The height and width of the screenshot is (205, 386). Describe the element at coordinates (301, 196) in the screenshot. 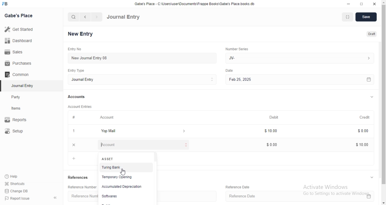

I see `Reference Date` at that location.